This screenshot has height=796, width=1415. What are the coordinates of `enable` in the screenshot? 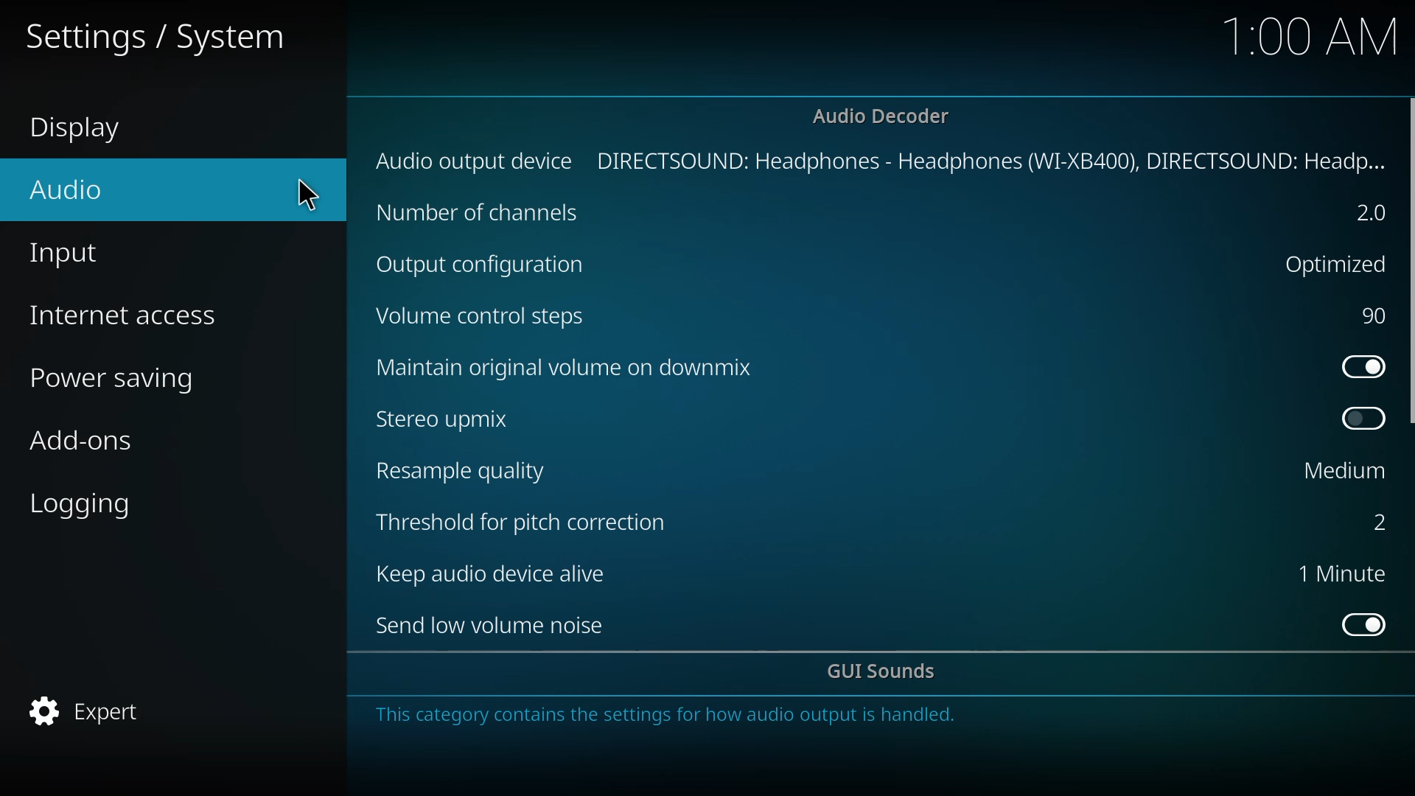 It's located at (1358, 419).